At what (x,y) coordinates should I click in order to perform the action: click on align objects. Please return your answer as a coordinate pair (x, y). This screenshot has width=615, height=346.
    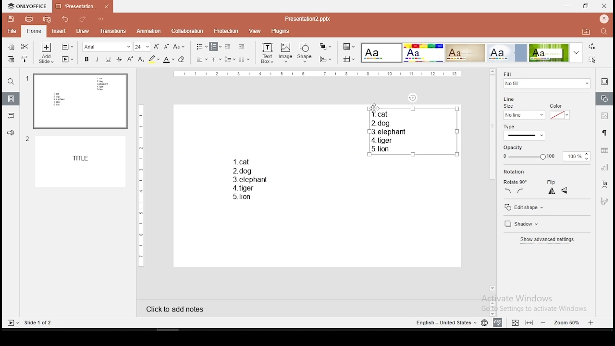
    Looking at the image, I should click on (325, 59).